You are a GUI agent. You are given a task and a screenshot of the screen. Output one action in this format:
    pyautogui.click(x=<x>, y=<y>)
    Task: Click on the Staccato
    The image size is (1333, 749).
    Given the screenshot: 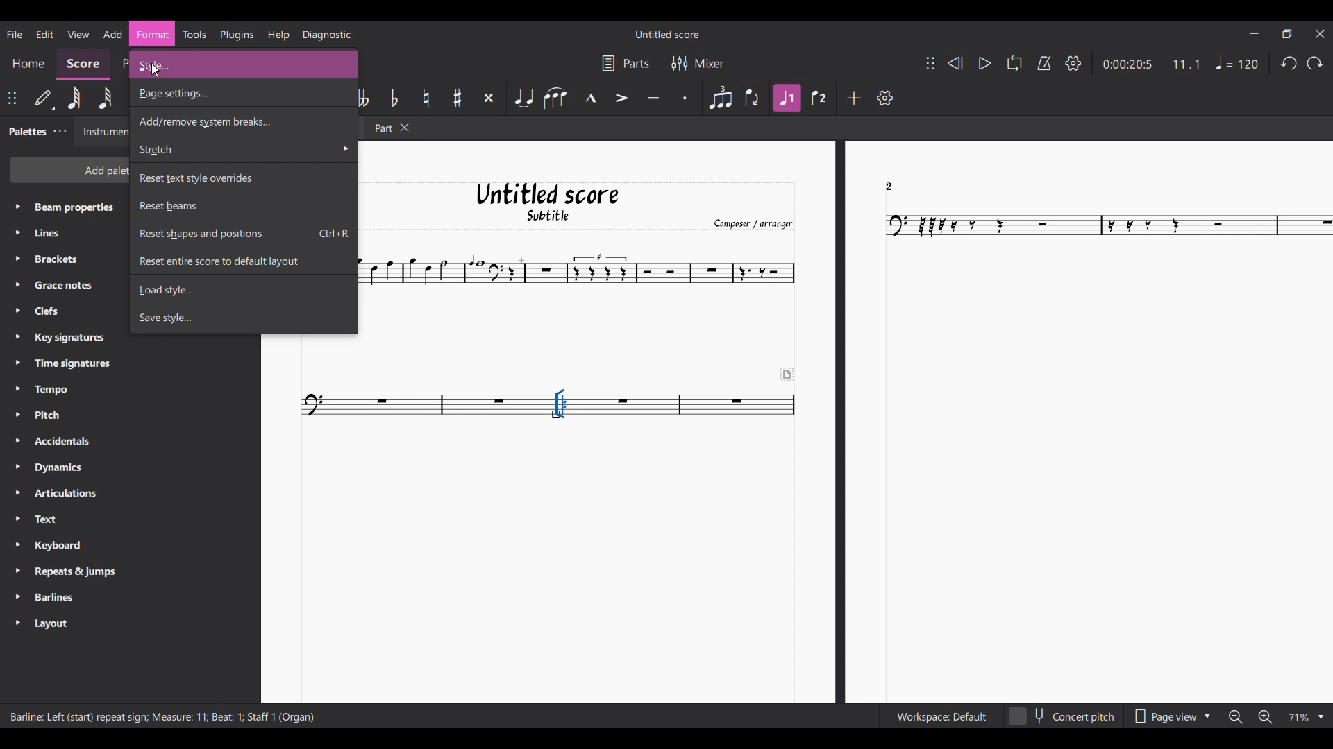 What is the action you would take?
    pyautogui.click(x=686, y=97)
    